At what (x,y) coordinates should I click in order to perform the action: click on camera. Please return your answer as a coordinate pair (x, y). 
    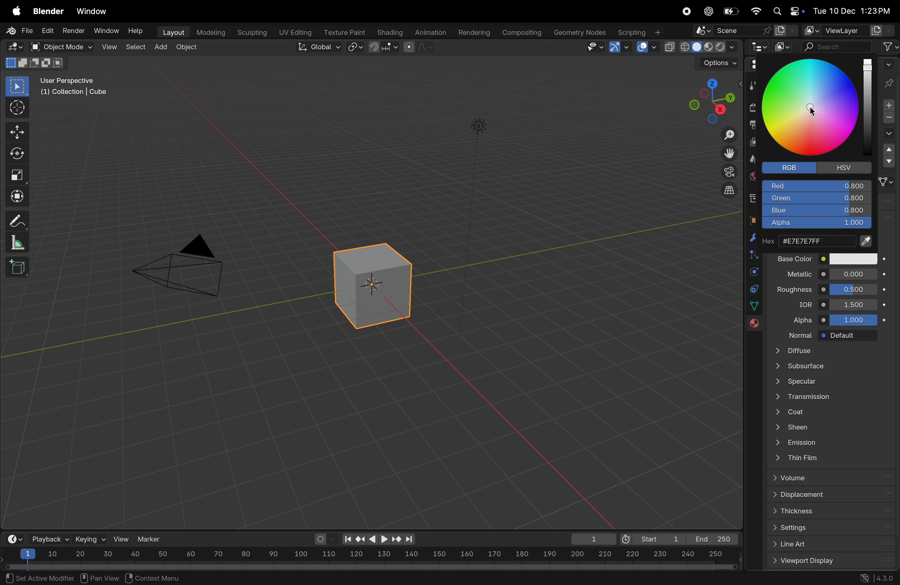
    Looking at the image, I should click on (728, 172).